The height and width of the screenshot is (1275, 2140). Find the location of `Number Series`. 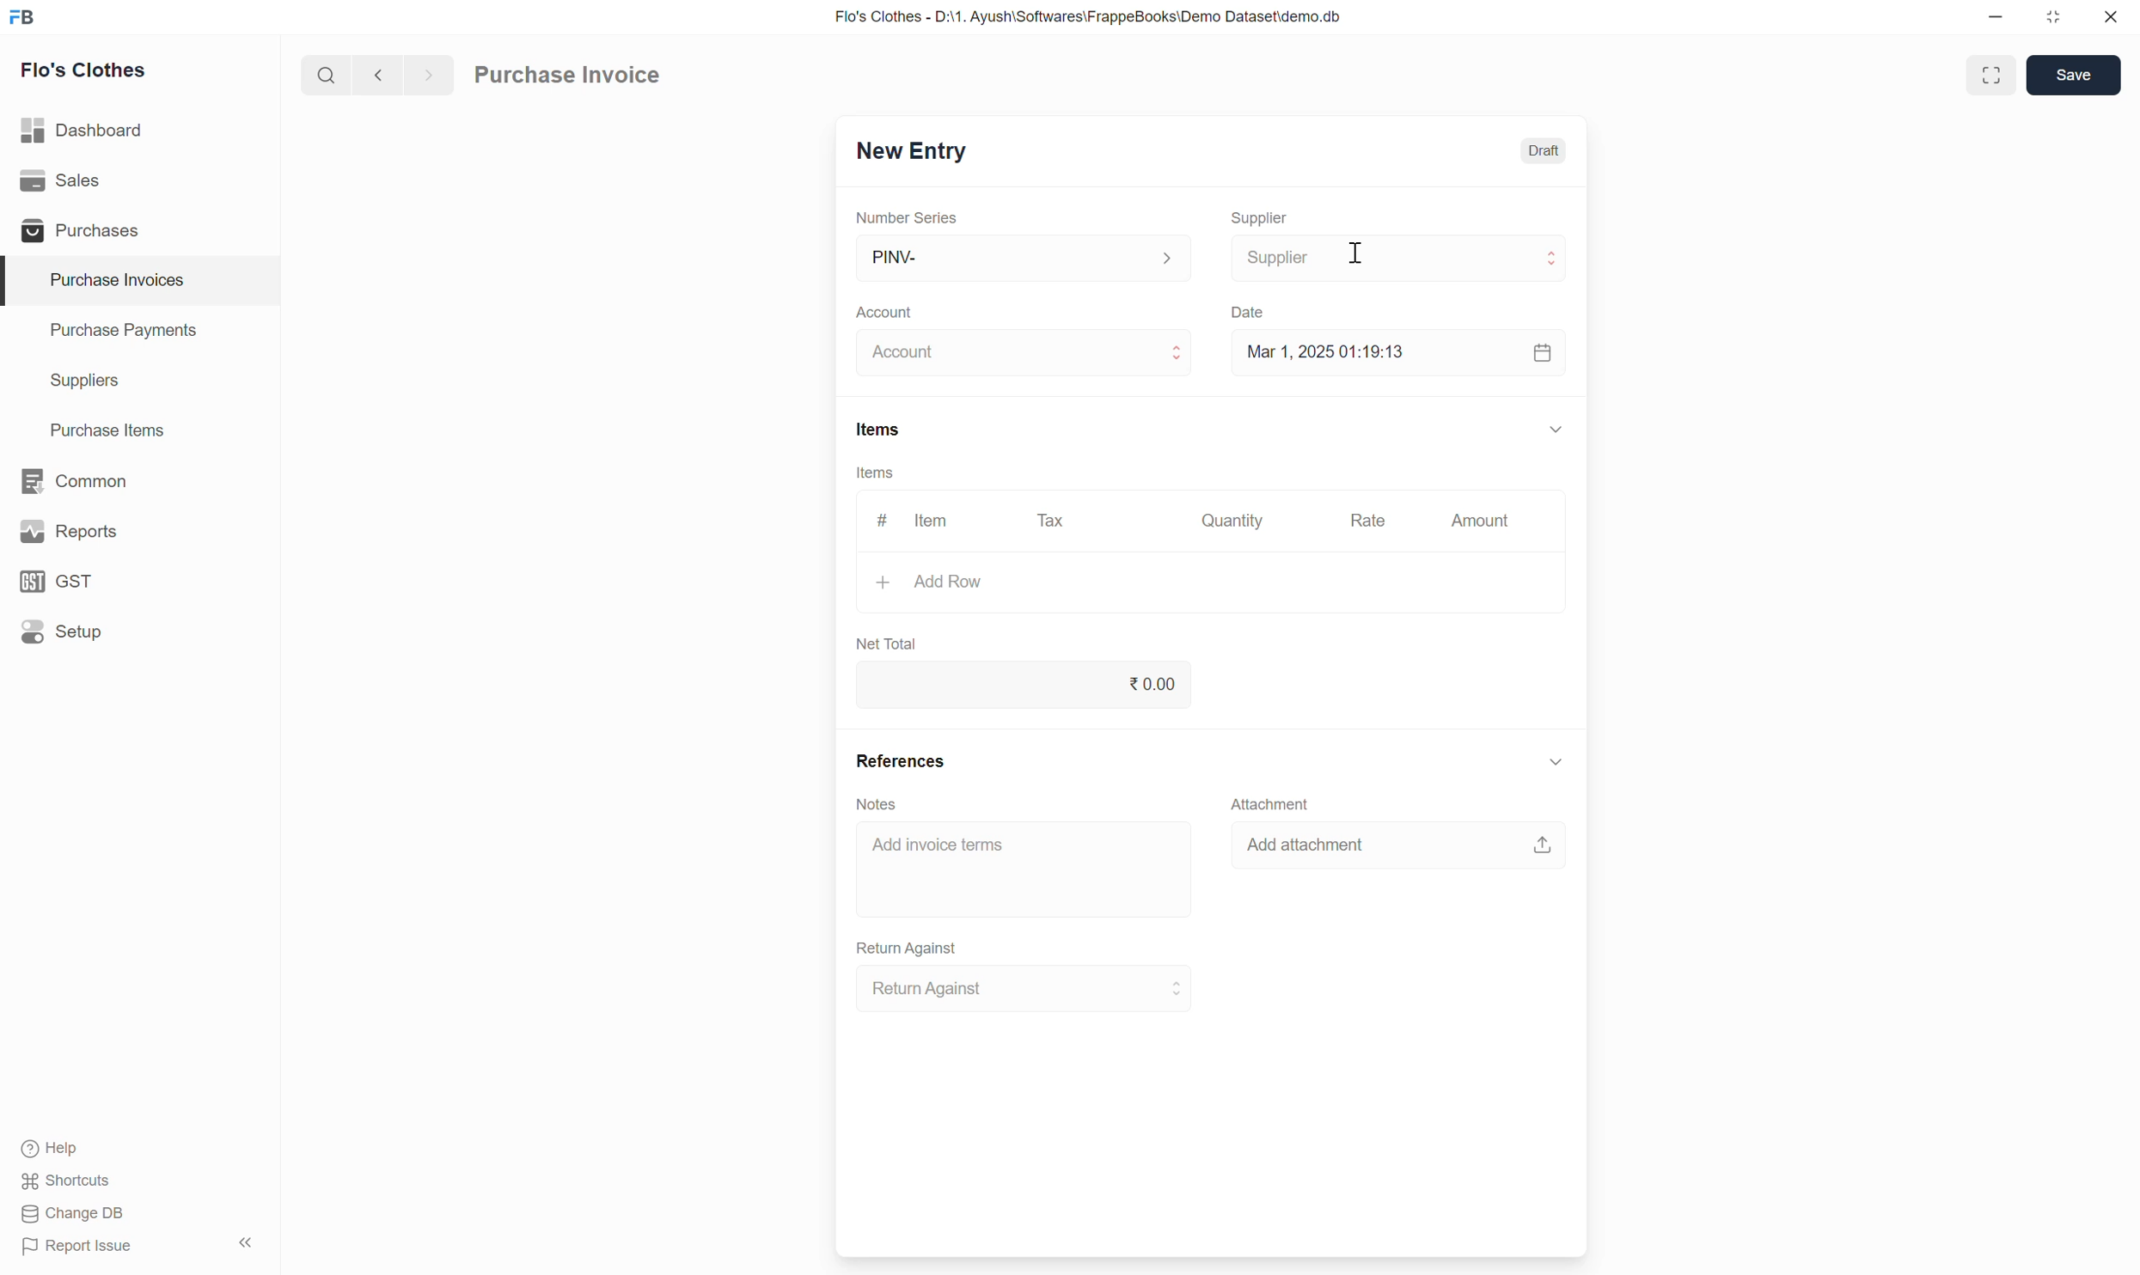

Number Series is located at coordinates (902, 214).